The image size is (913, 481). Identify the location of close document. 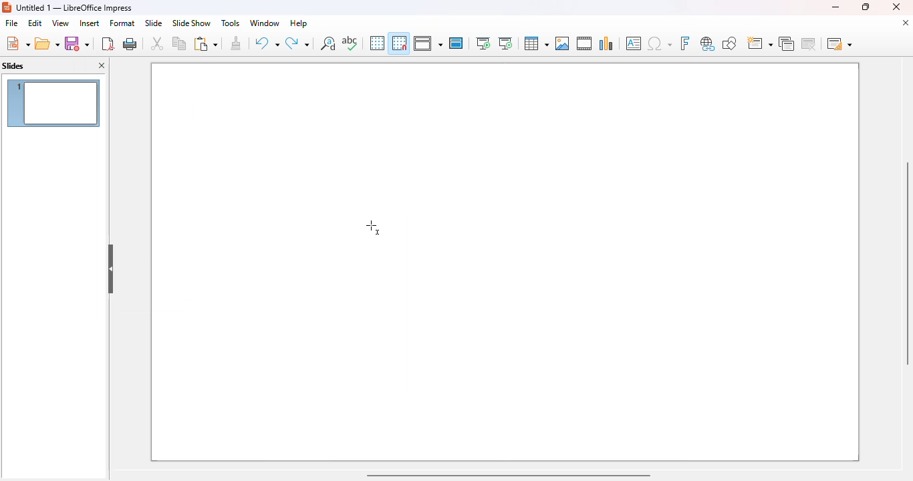
(905, 23).